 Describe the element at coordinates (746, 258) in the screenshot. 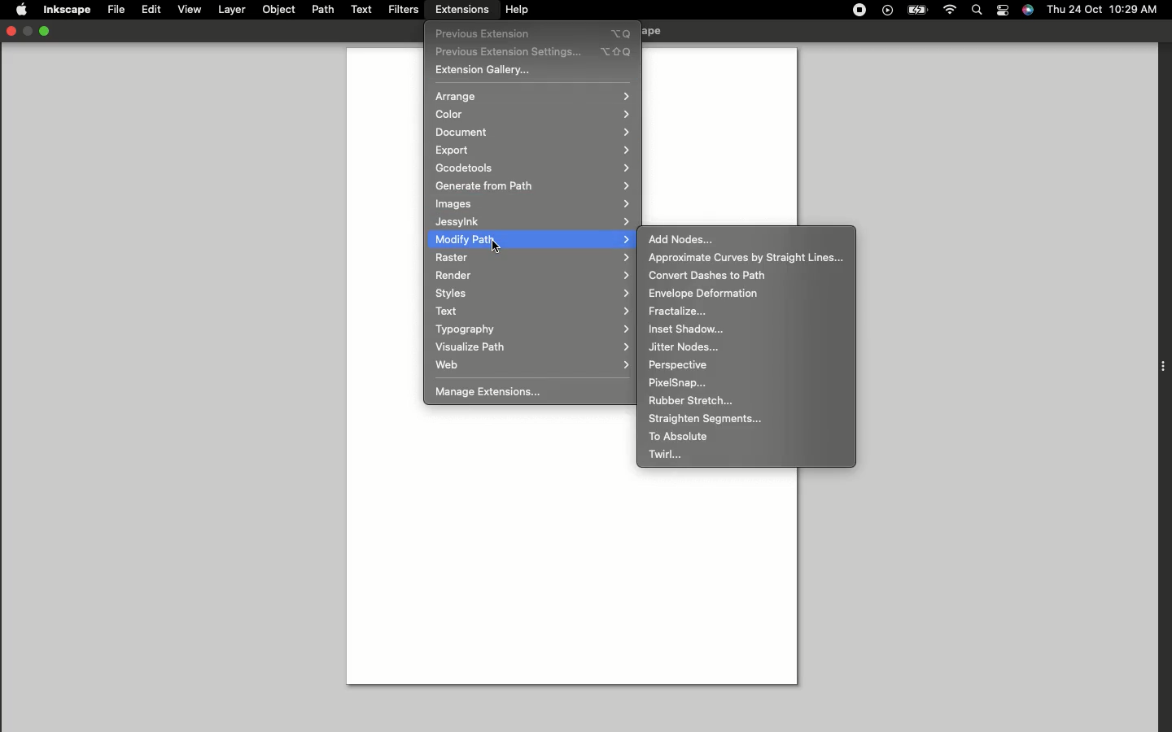

I see `Approximate curves by straight lines` at that location.